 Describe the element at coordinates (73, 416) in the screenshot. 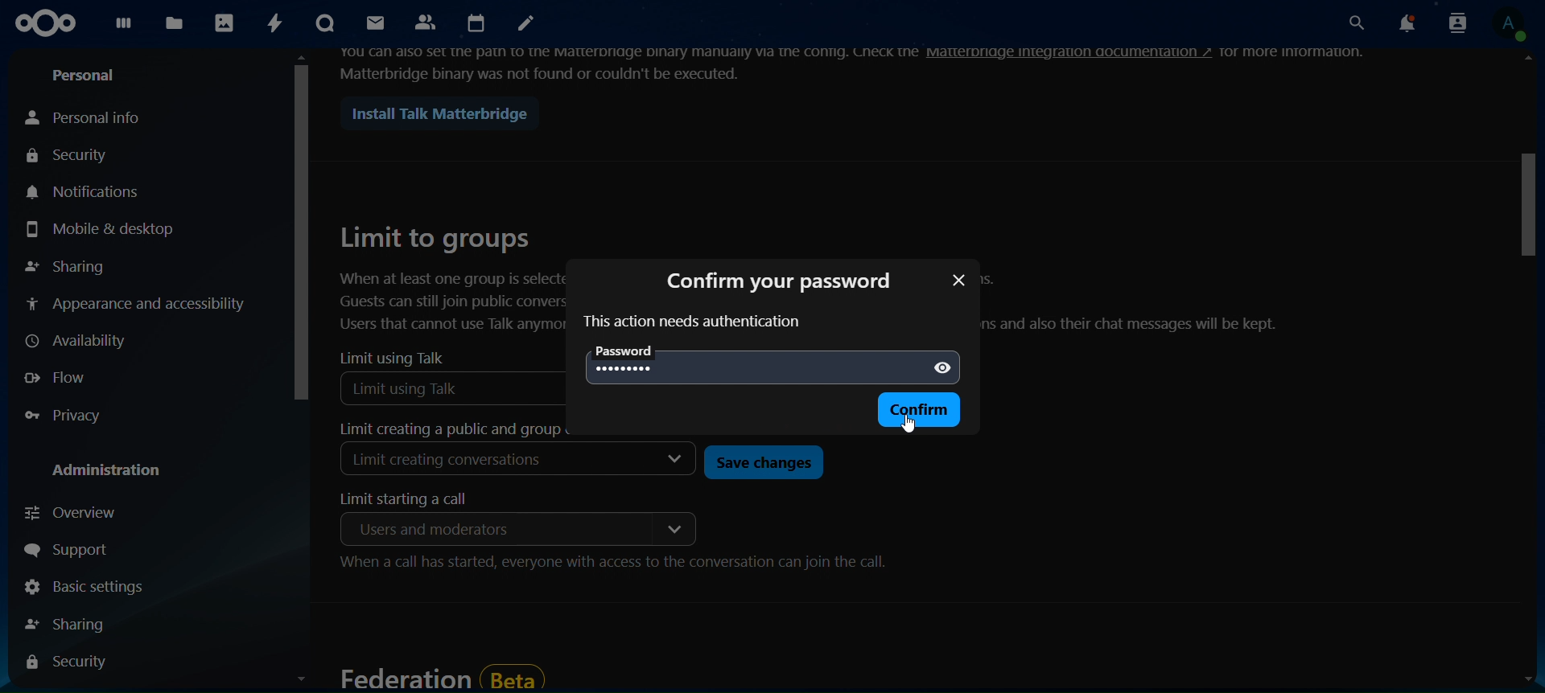

I see `privacy` at that location.